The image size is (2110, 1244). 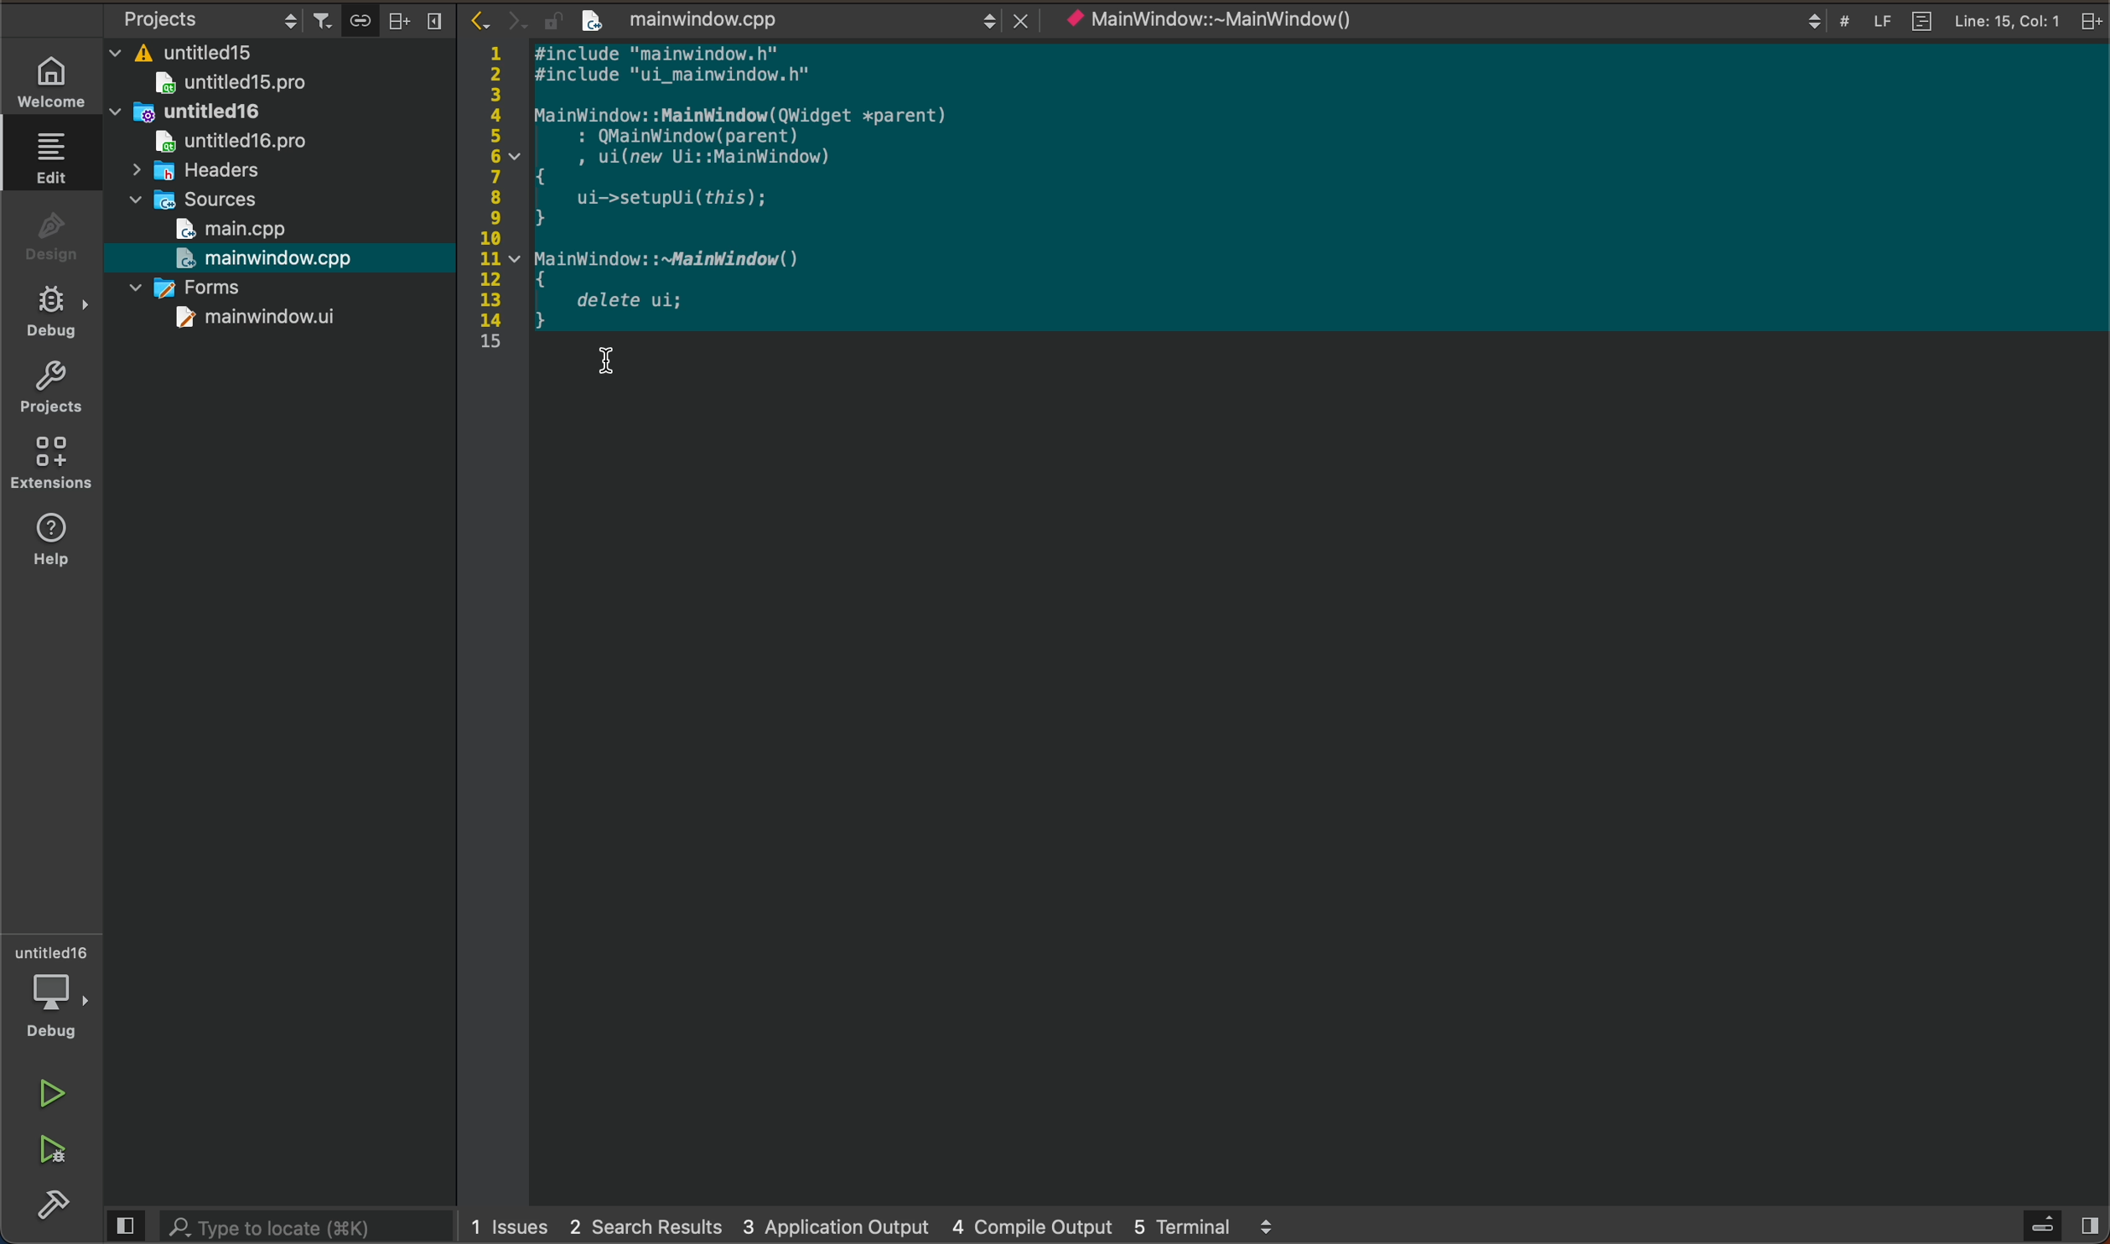 I want to click on split tab, so click(x=2092, y=21).